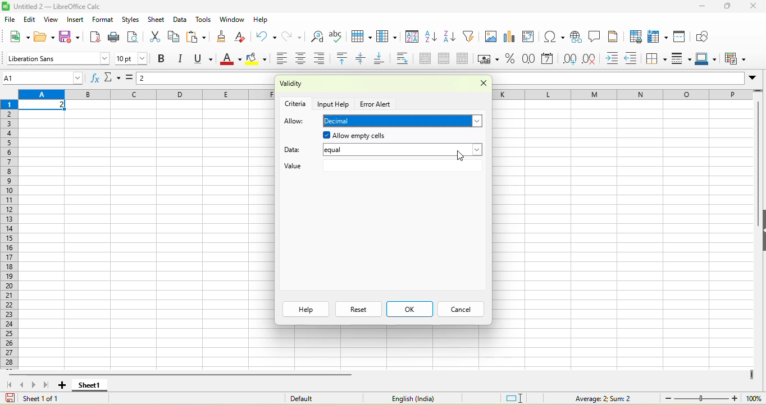  Describe the element at coordinates (243, 37) in the screenshot. I see `clear directly formatting` at that location.